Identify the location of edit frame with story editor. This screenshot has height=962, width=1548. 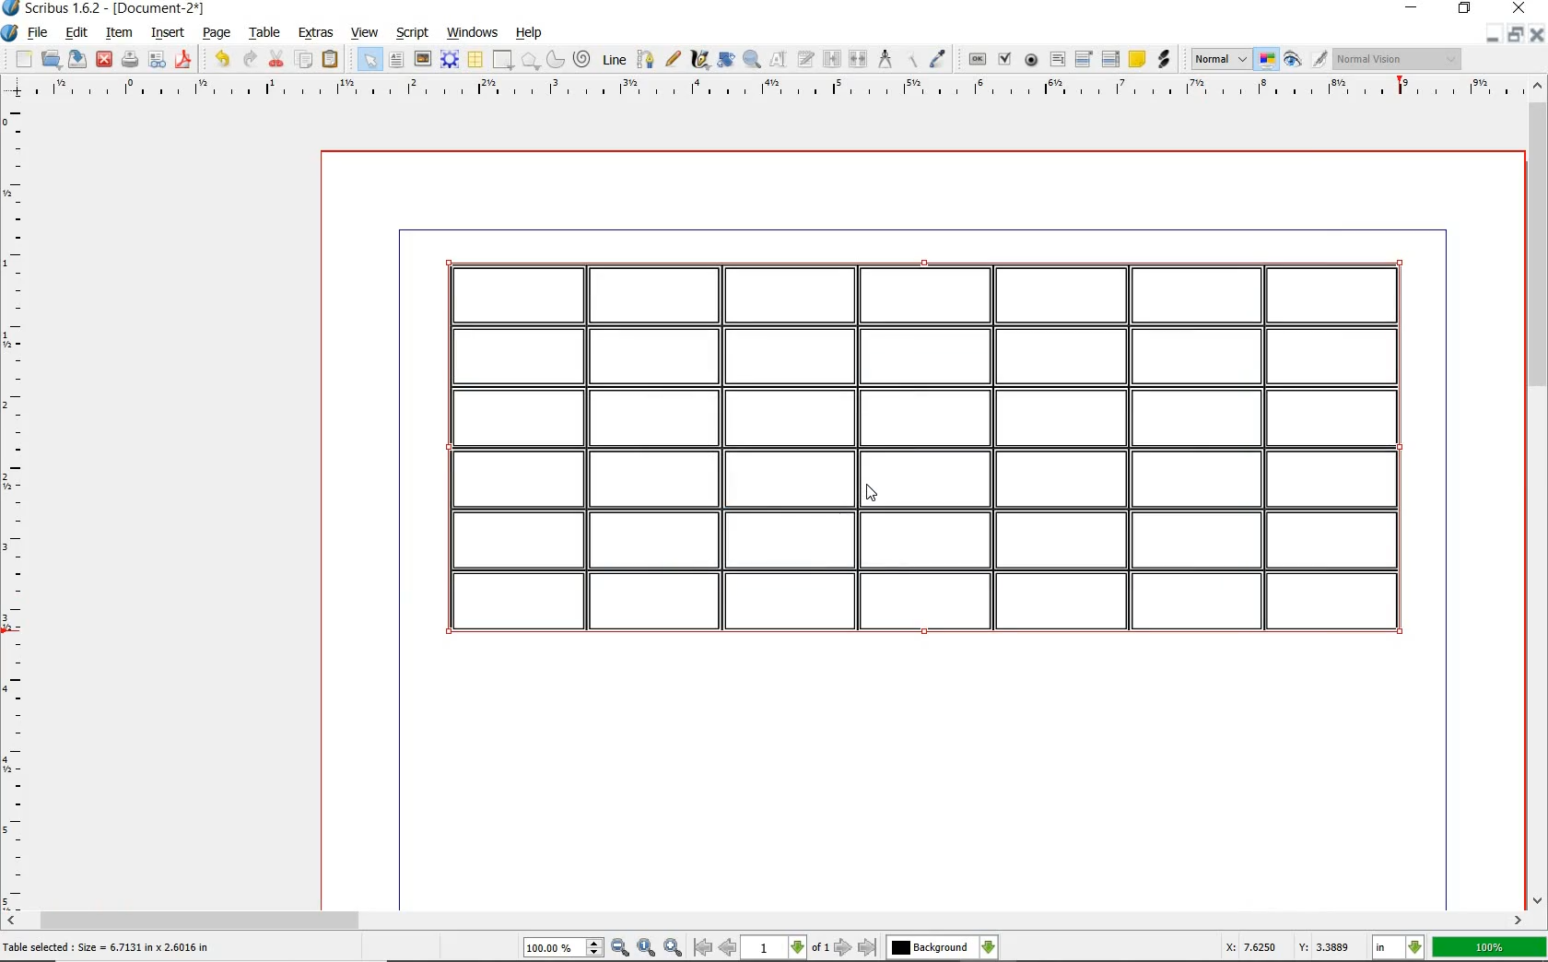
(803, 61).